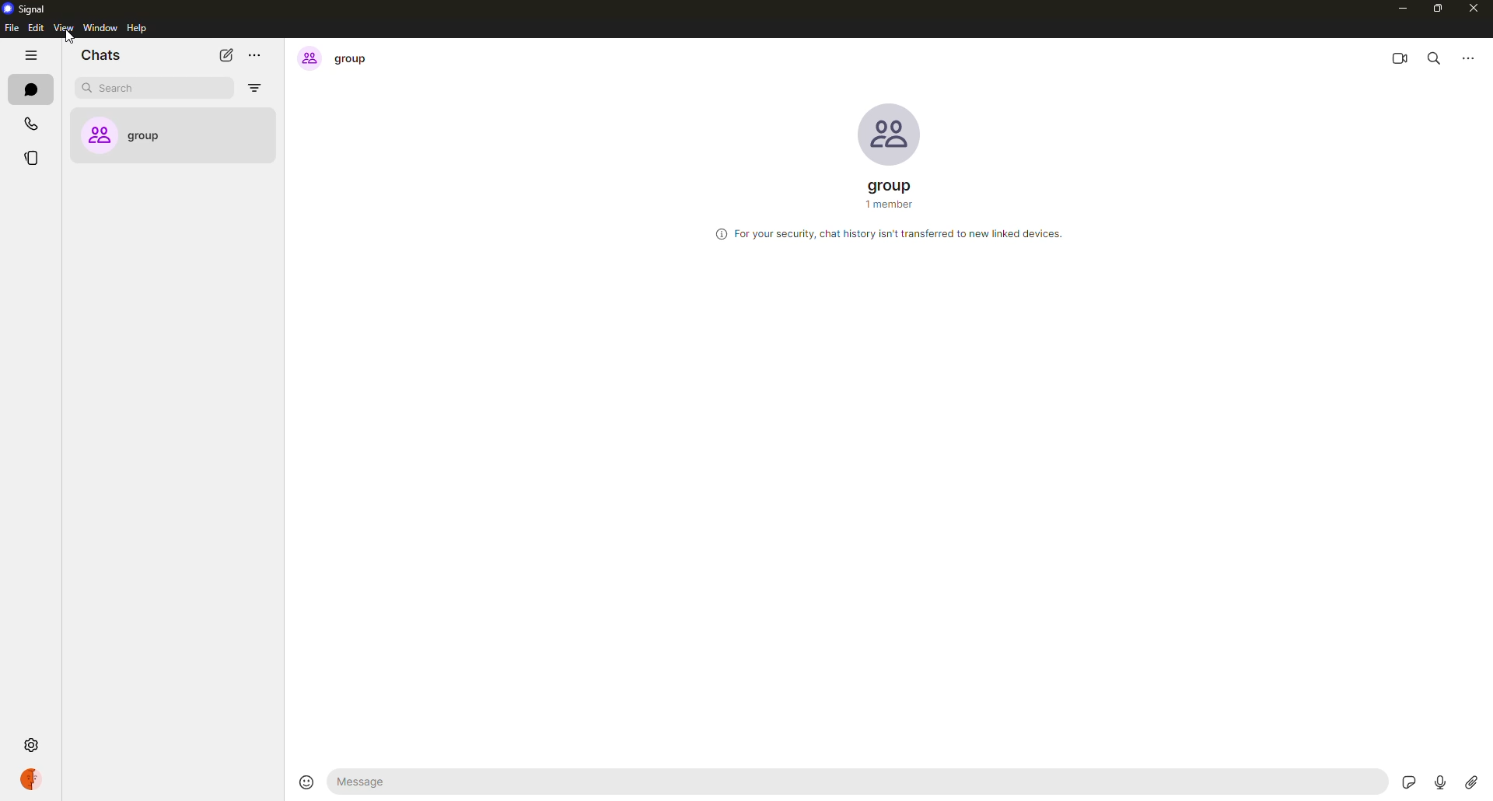  Describe the element at coordinates (29, 89) in the screenshot. I see `chats` at that location.